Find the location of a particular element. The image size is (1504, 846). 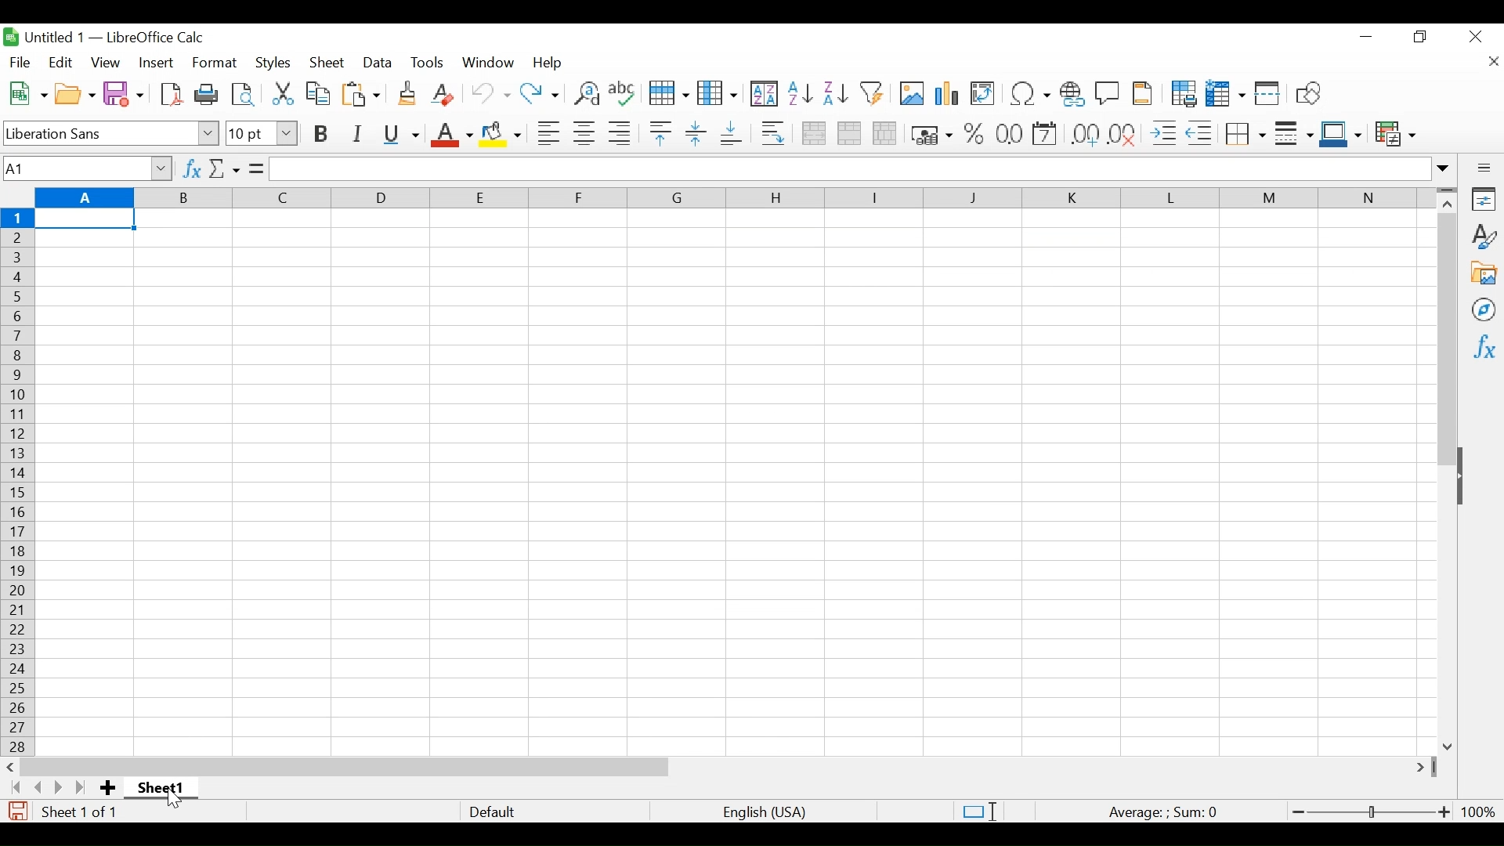

Autofilter is located at coordinates (872, 94).